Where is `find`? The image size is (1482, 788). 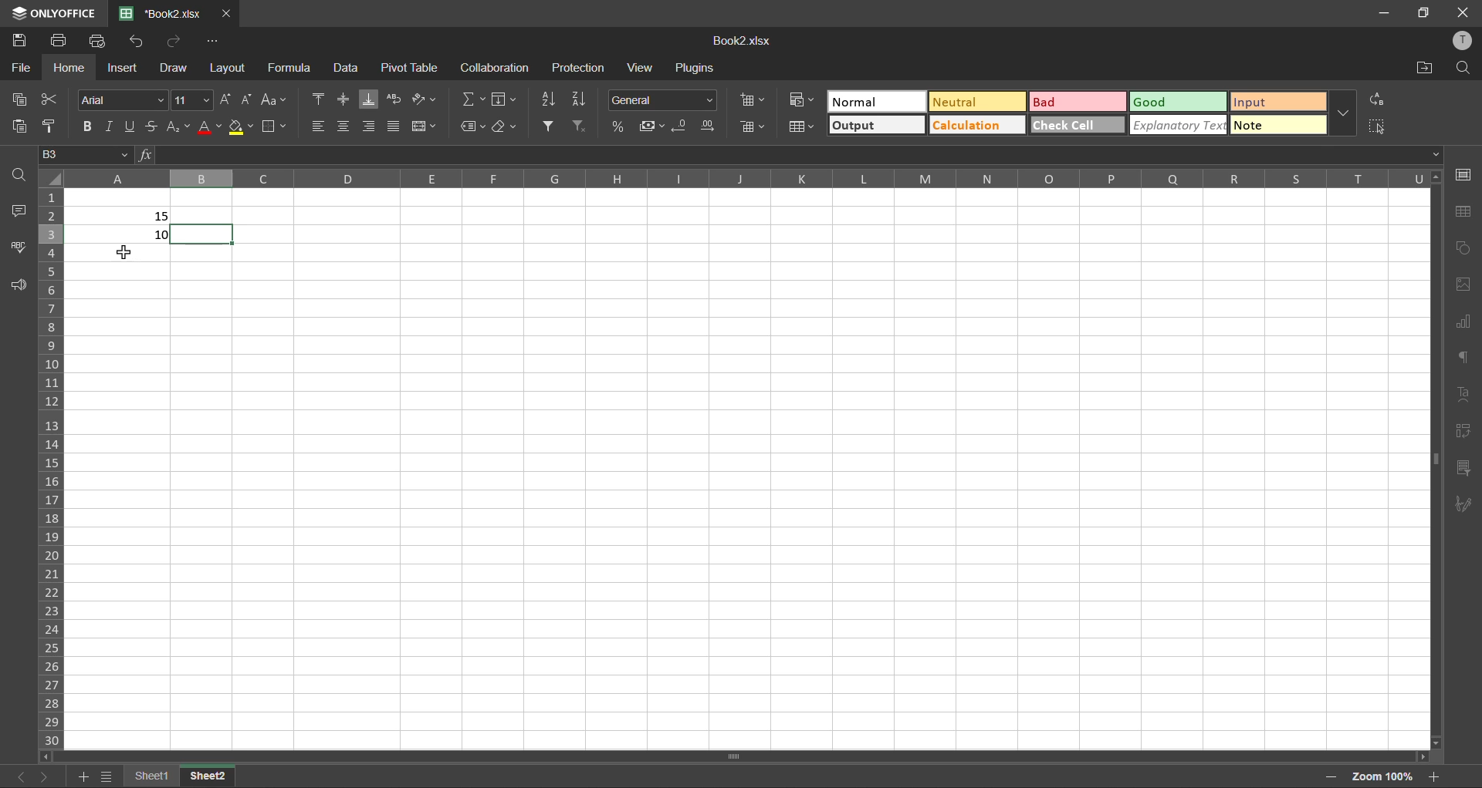 find is located at coordinates (22, 174).